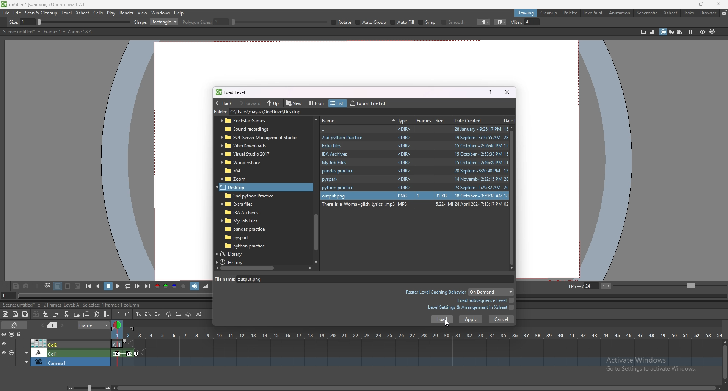 This screenshot has width=728, height=391. What do you see at coordinates (709, 13) in the screenshot?
I see `browser` at bounding box center [709, 13].